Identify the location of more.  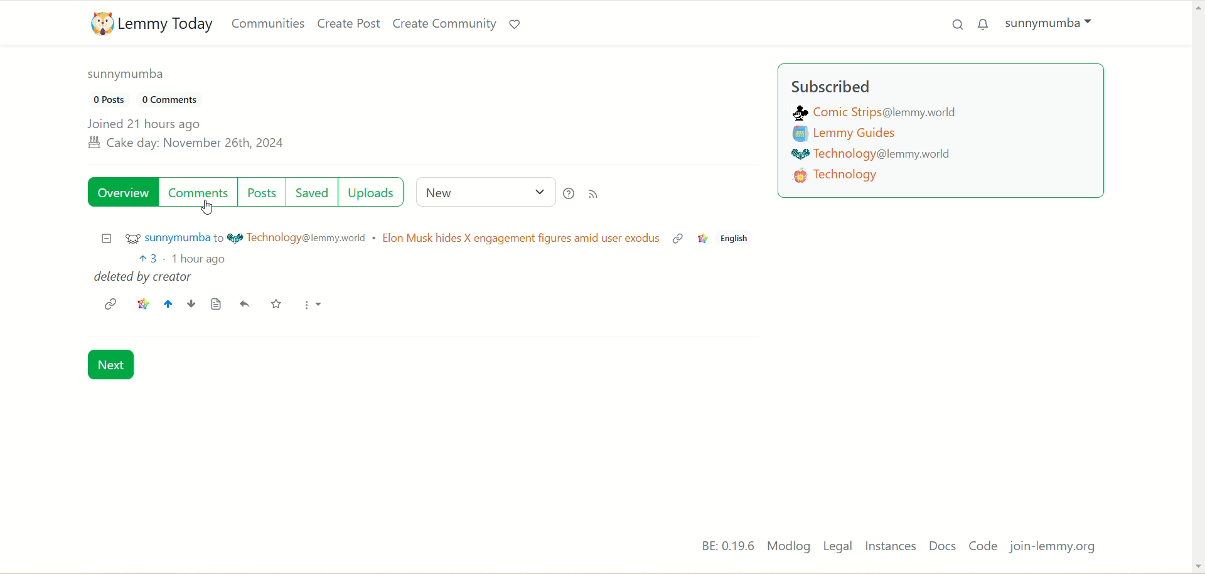
(312, 307).